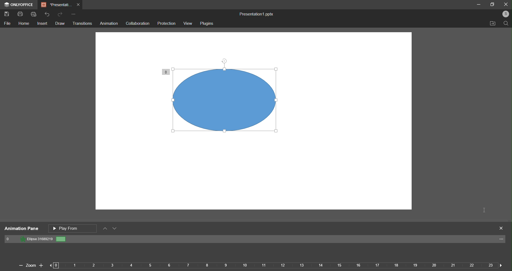  I want to click on cursor, so click(483, 210).